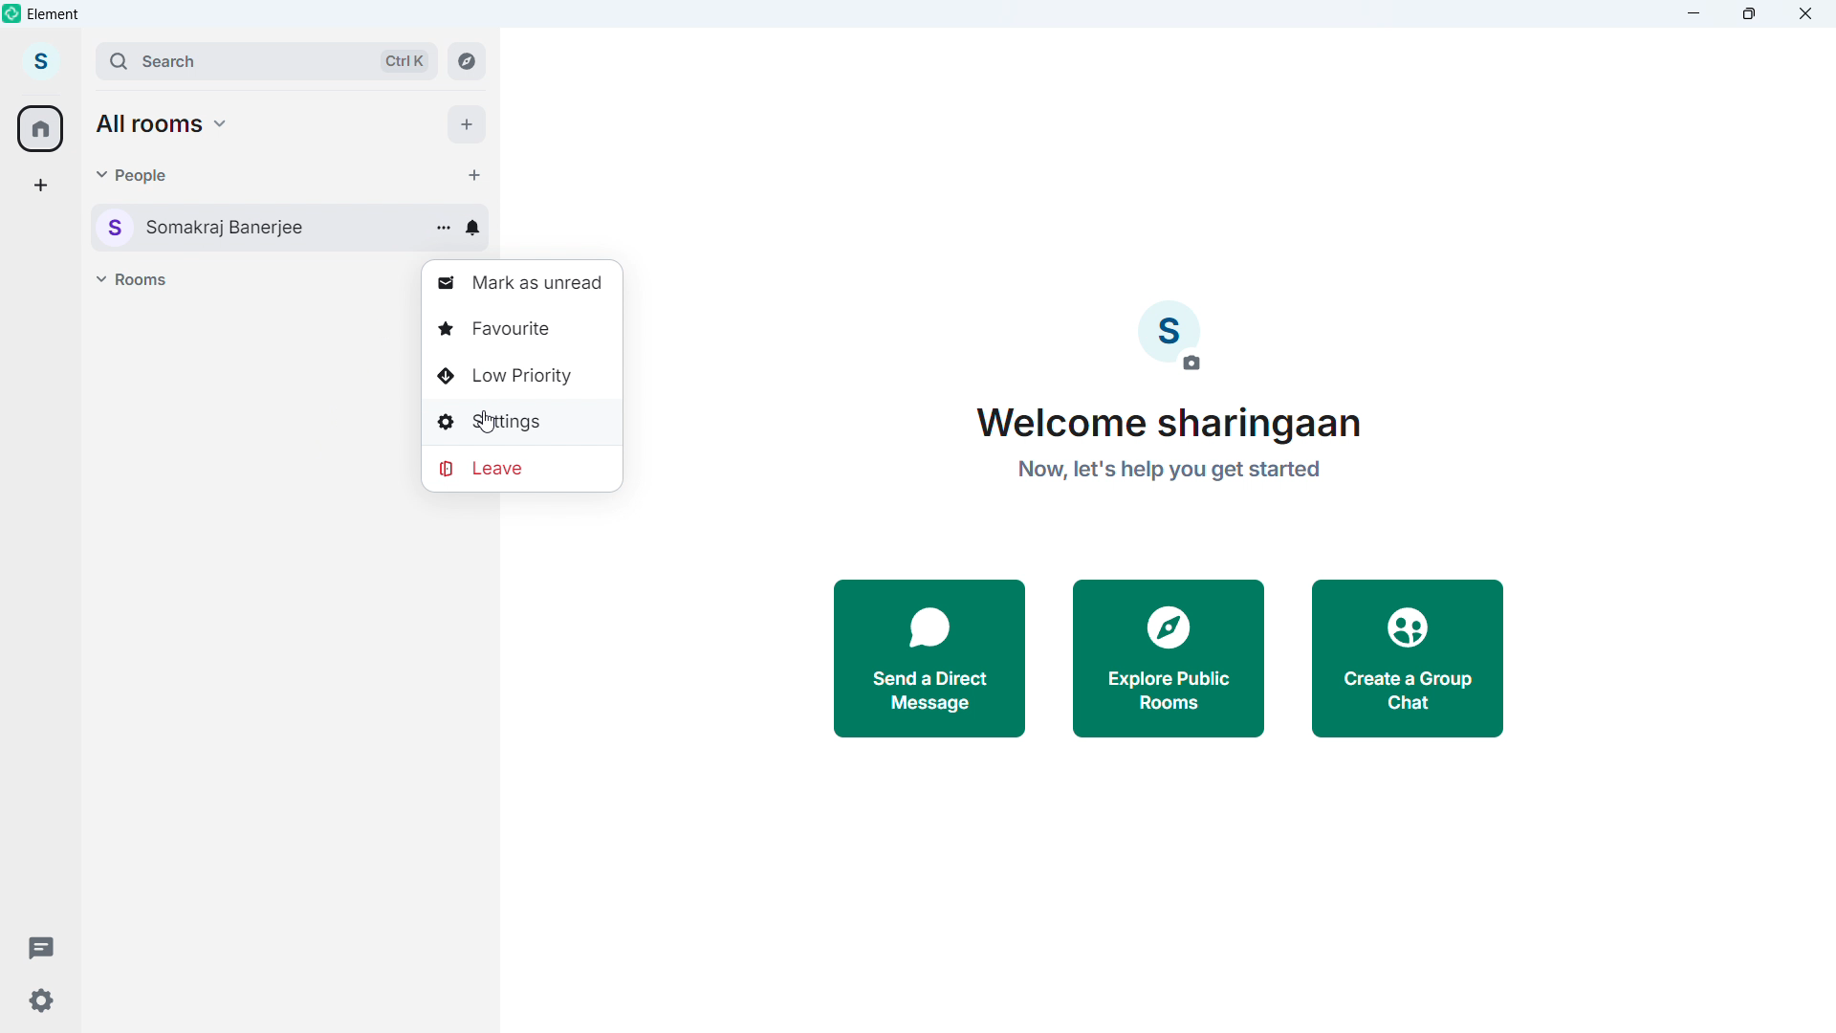 The width and height of the screenshot is (1836, 1033). What do you see at coordinates (40, 946) in the screenshot?
I see `Threads ` at bounding box center [40, 946].